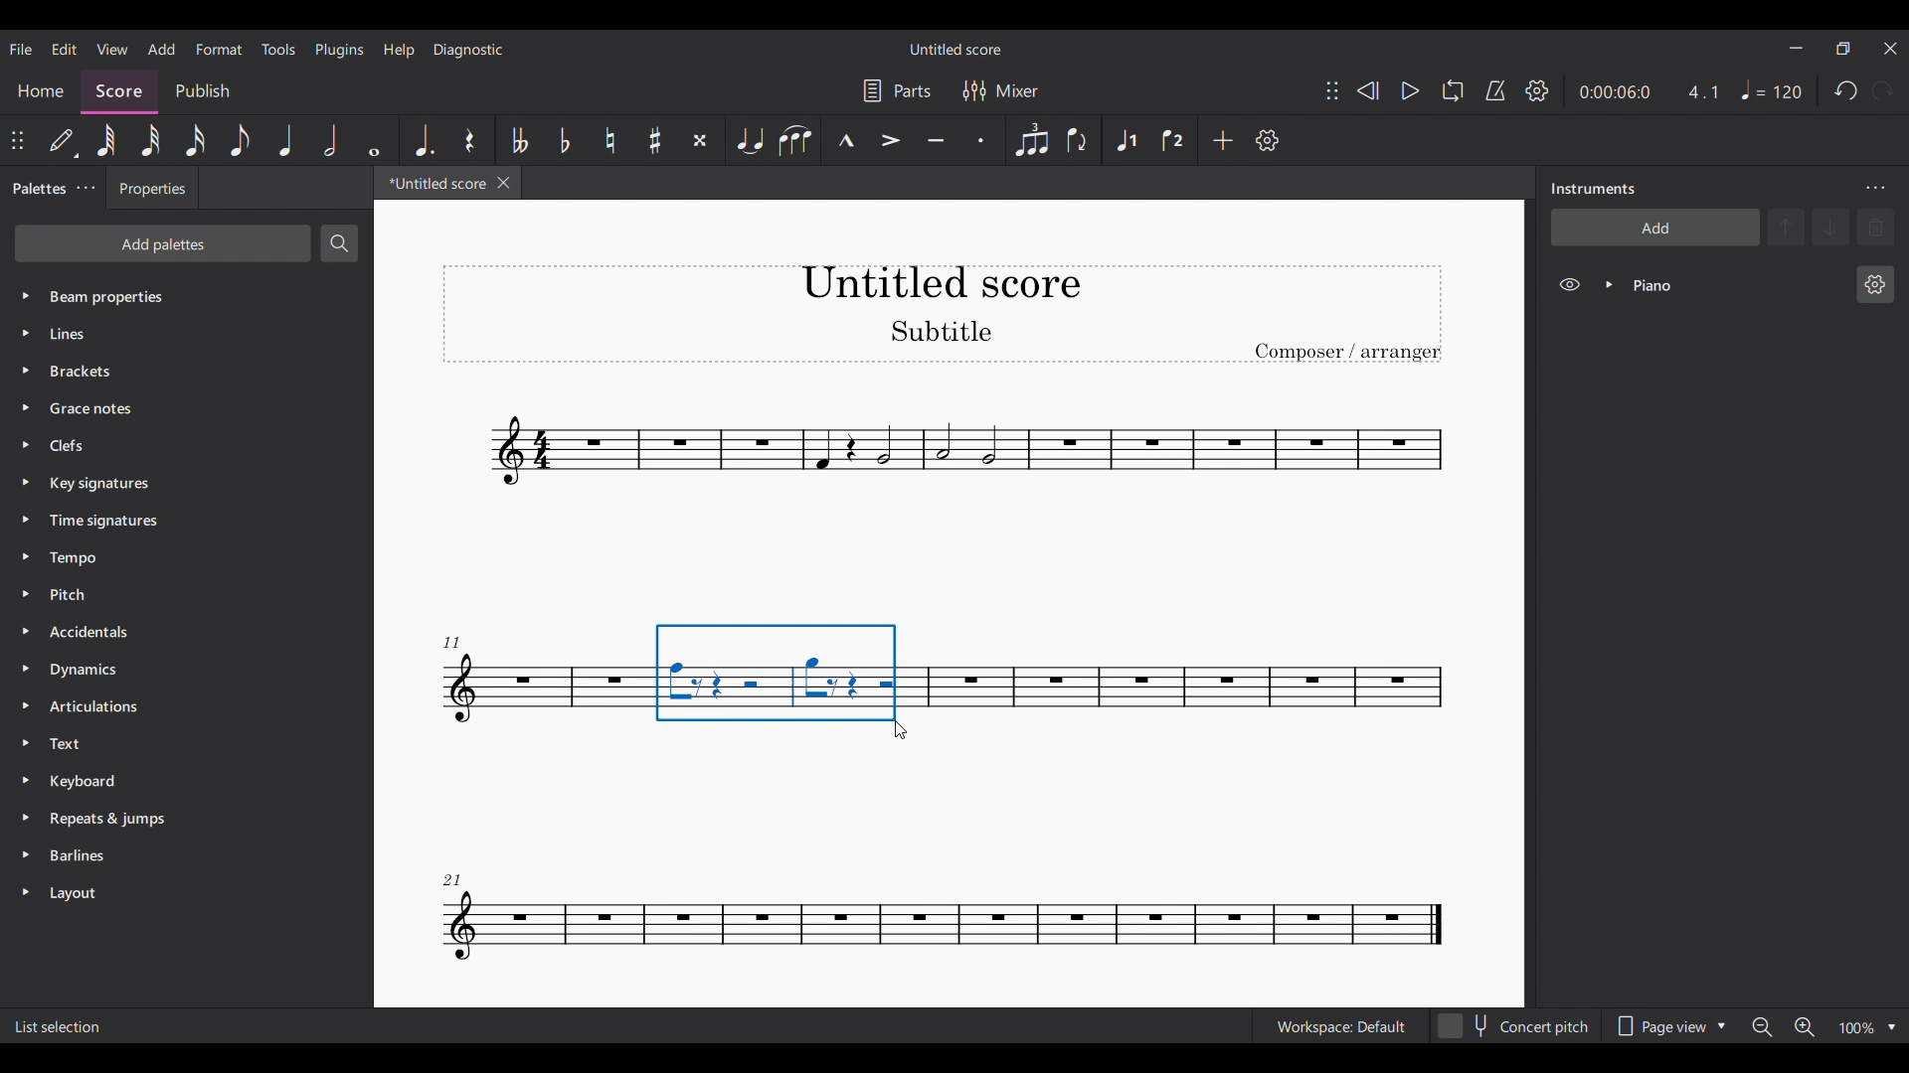 The height and width of the screenshot is (1073, 1909). What do you see at coordinates (981, 140) in the screenshot?
I see `Staccato` at bounding box center [981, 140].